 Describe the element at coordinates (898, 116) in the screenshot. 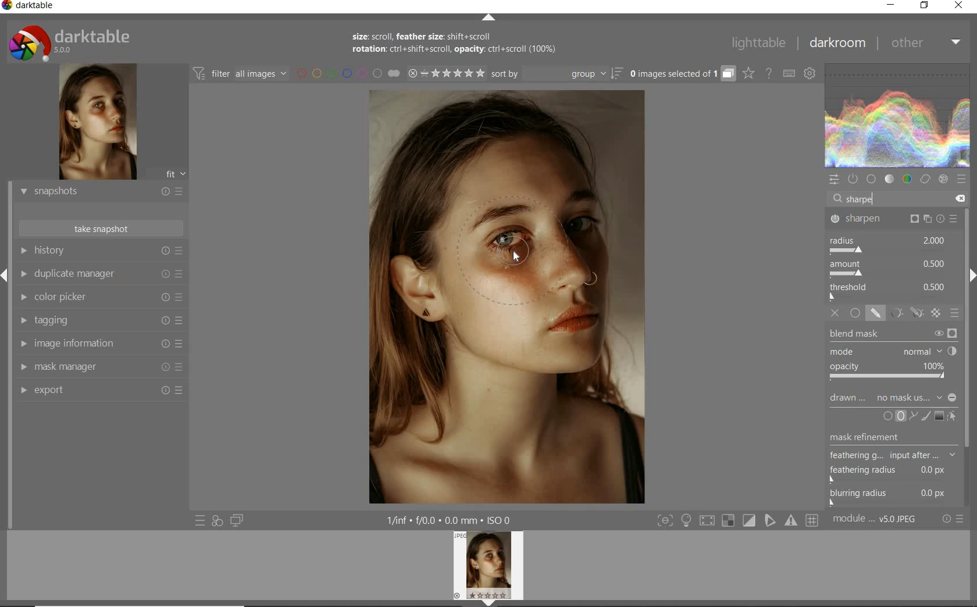

I see `waveform` at that location.